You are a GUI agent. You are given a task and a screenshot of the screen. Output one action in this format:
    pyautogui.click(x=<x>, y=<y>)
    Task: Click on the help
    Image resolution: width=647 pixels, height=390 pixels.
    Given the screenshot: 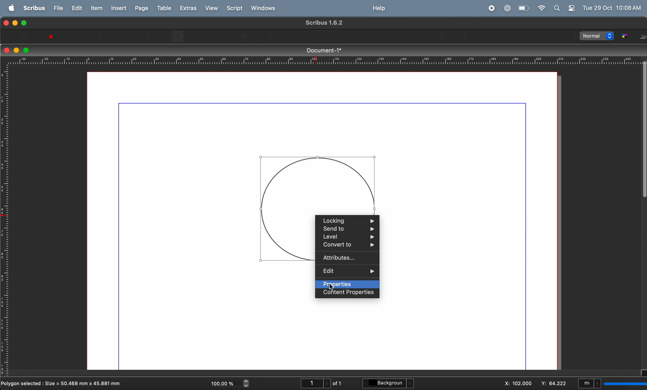 What is the action you would take?
    pyautogui.click(x=379, y=9)
    